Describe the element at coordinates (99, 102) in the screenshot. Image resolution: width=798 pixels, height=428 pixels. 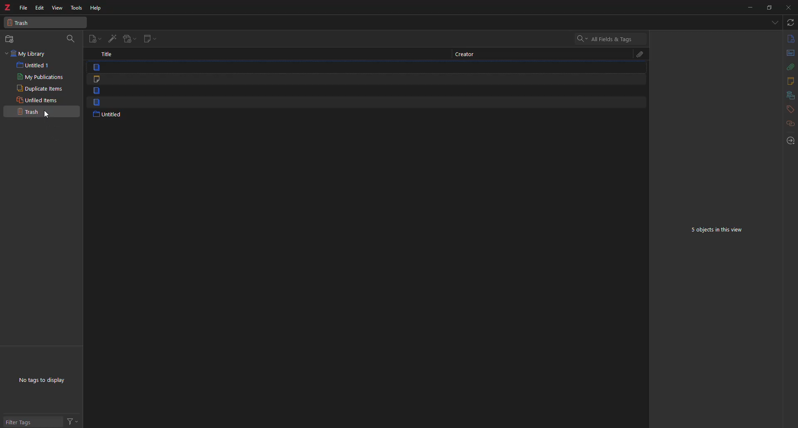
I see `item` at that location.